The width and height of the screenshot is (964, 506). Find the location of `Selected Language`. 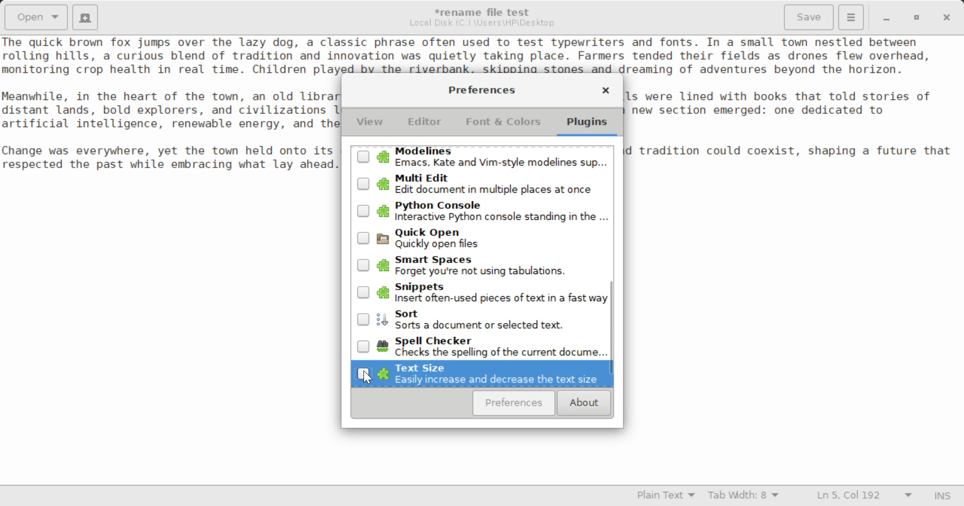

Selected Language is located at coordinates (666, 496).